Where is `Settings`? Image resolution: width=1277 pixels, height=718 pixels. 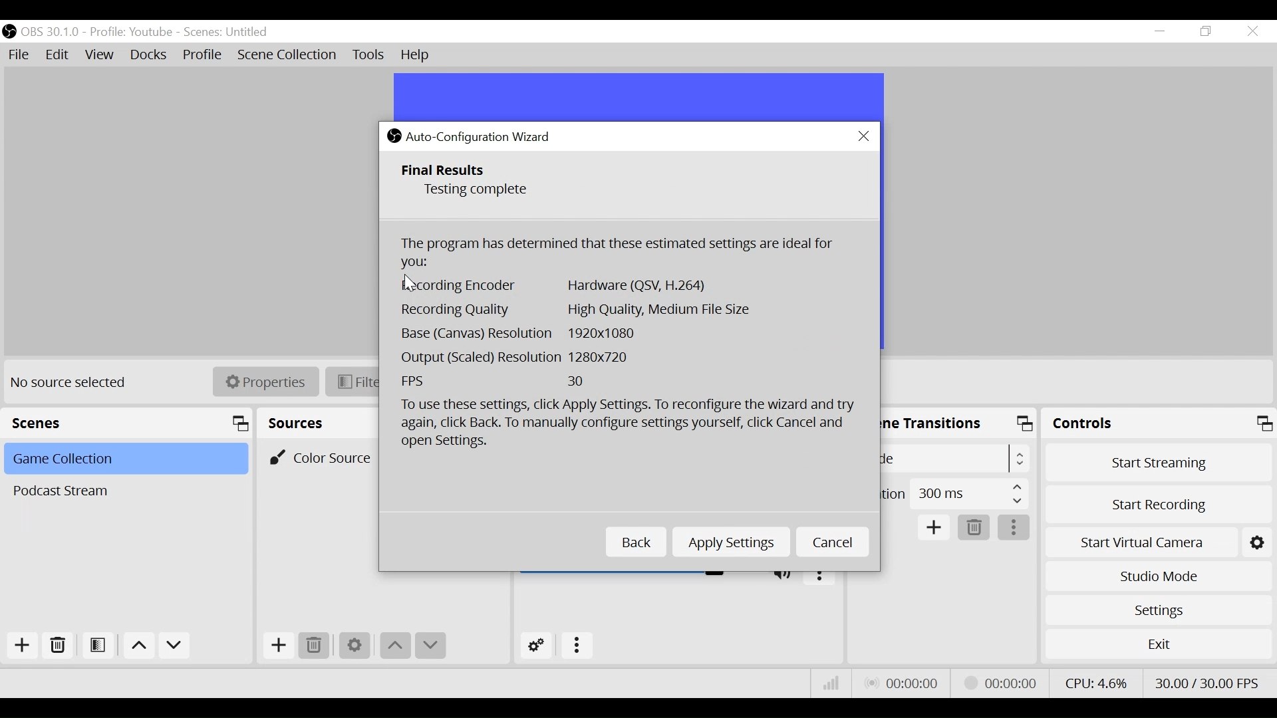 Settings is located at coordinates (355, 647).